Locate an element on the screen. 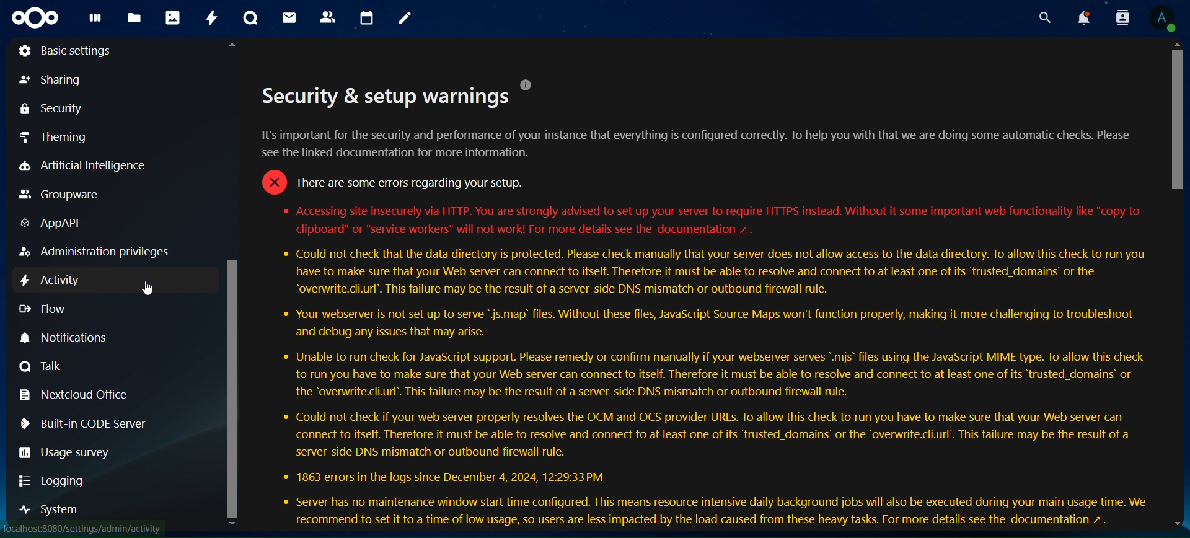  security is located at coordinates (50, 107).